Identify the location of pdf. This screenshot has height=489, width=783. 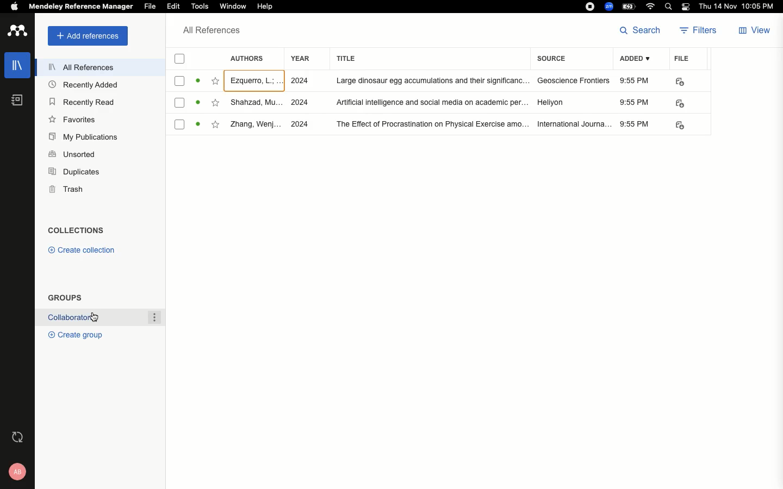
(680, 126).